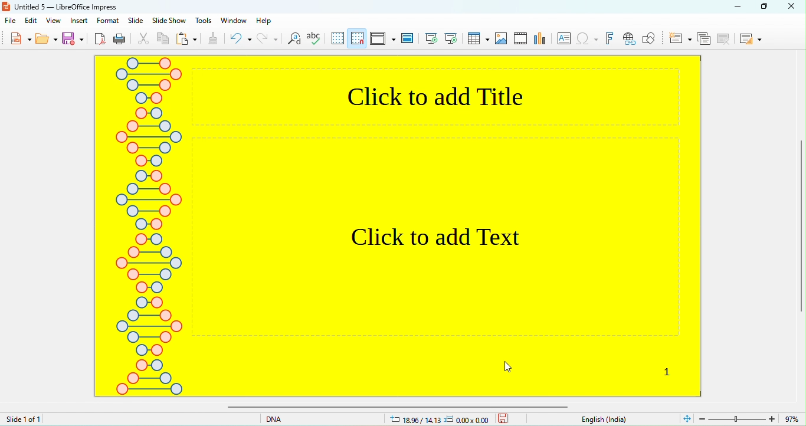 This screenshot has width=806, height=426. What do you see at coordinates (565, 38) in the screenshot?
I see `text box` at bounding box center [565, 38].